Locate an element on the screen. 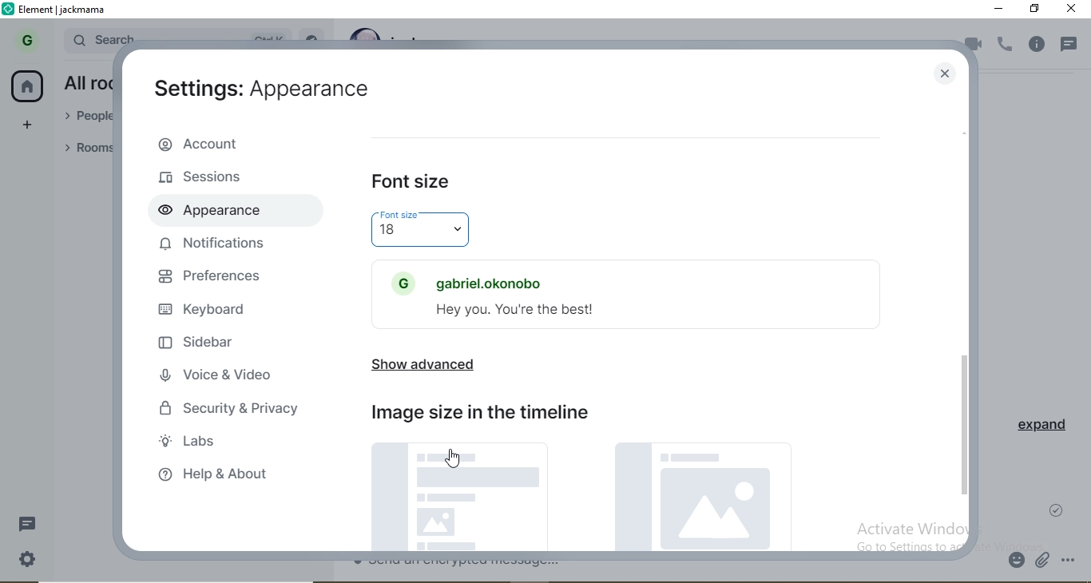 The height and width of the screenshot is (583, 1091). appearance is located at coordinates (215, 208).